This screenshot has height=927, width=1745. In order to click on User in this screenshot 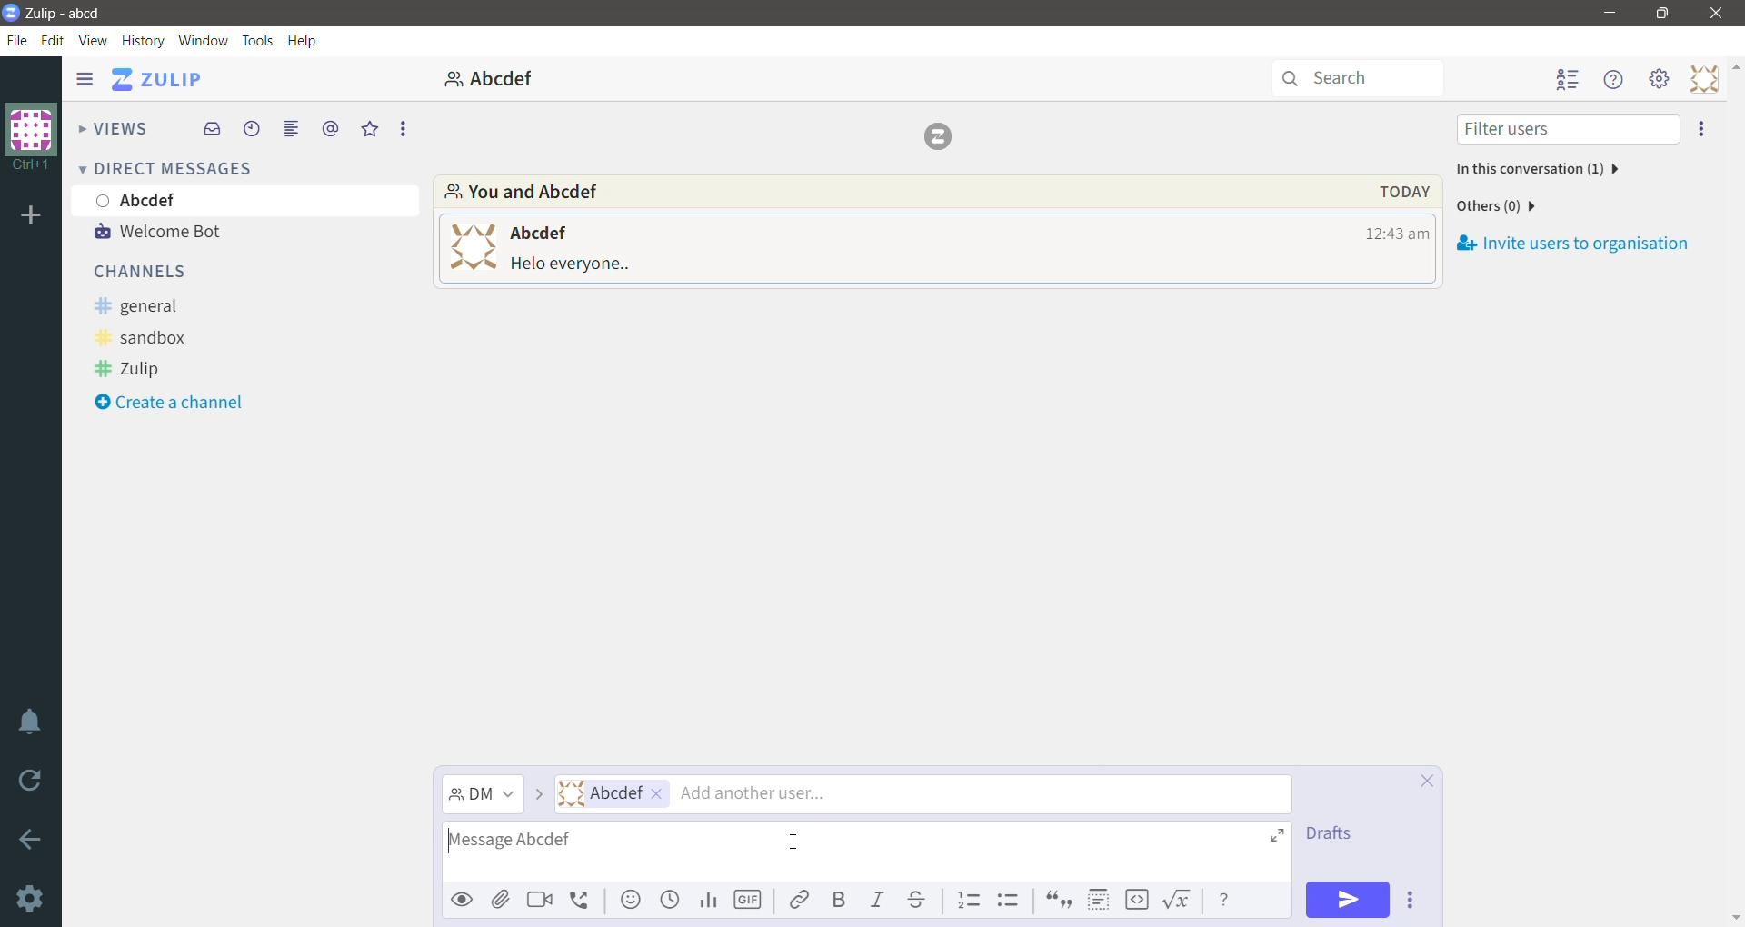, I will do `click(248, 200)`.